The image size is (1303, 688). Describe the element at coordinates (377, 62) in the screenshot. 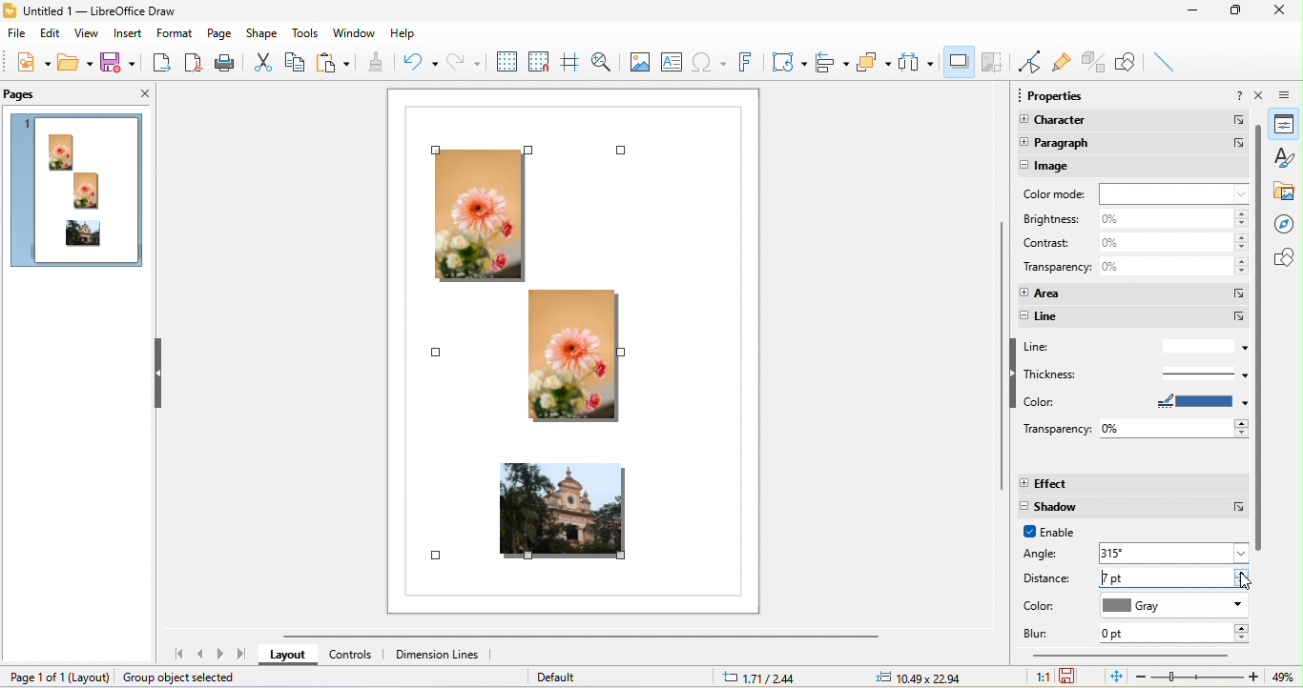

I see `clone formatting` at that location.